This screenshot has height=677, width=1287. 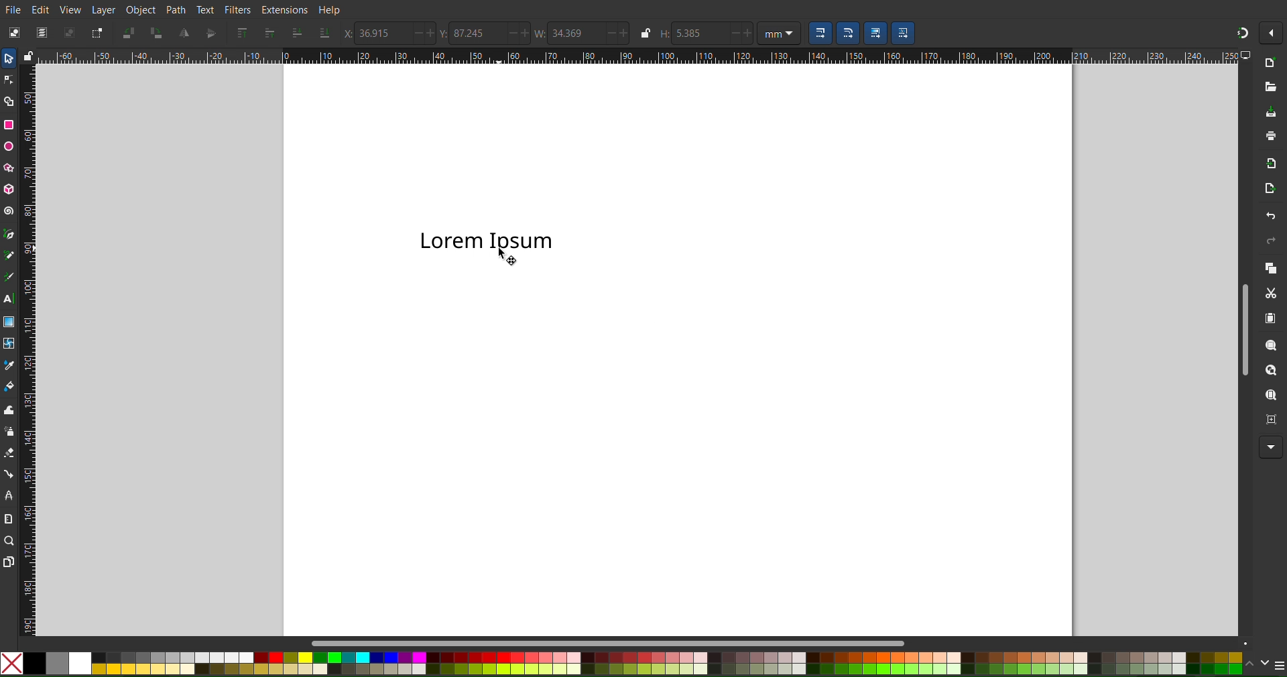 What do you see at coordinates (484, 32) in the screenshot?
I see `Y Coords` at bounding box center [484, 32].